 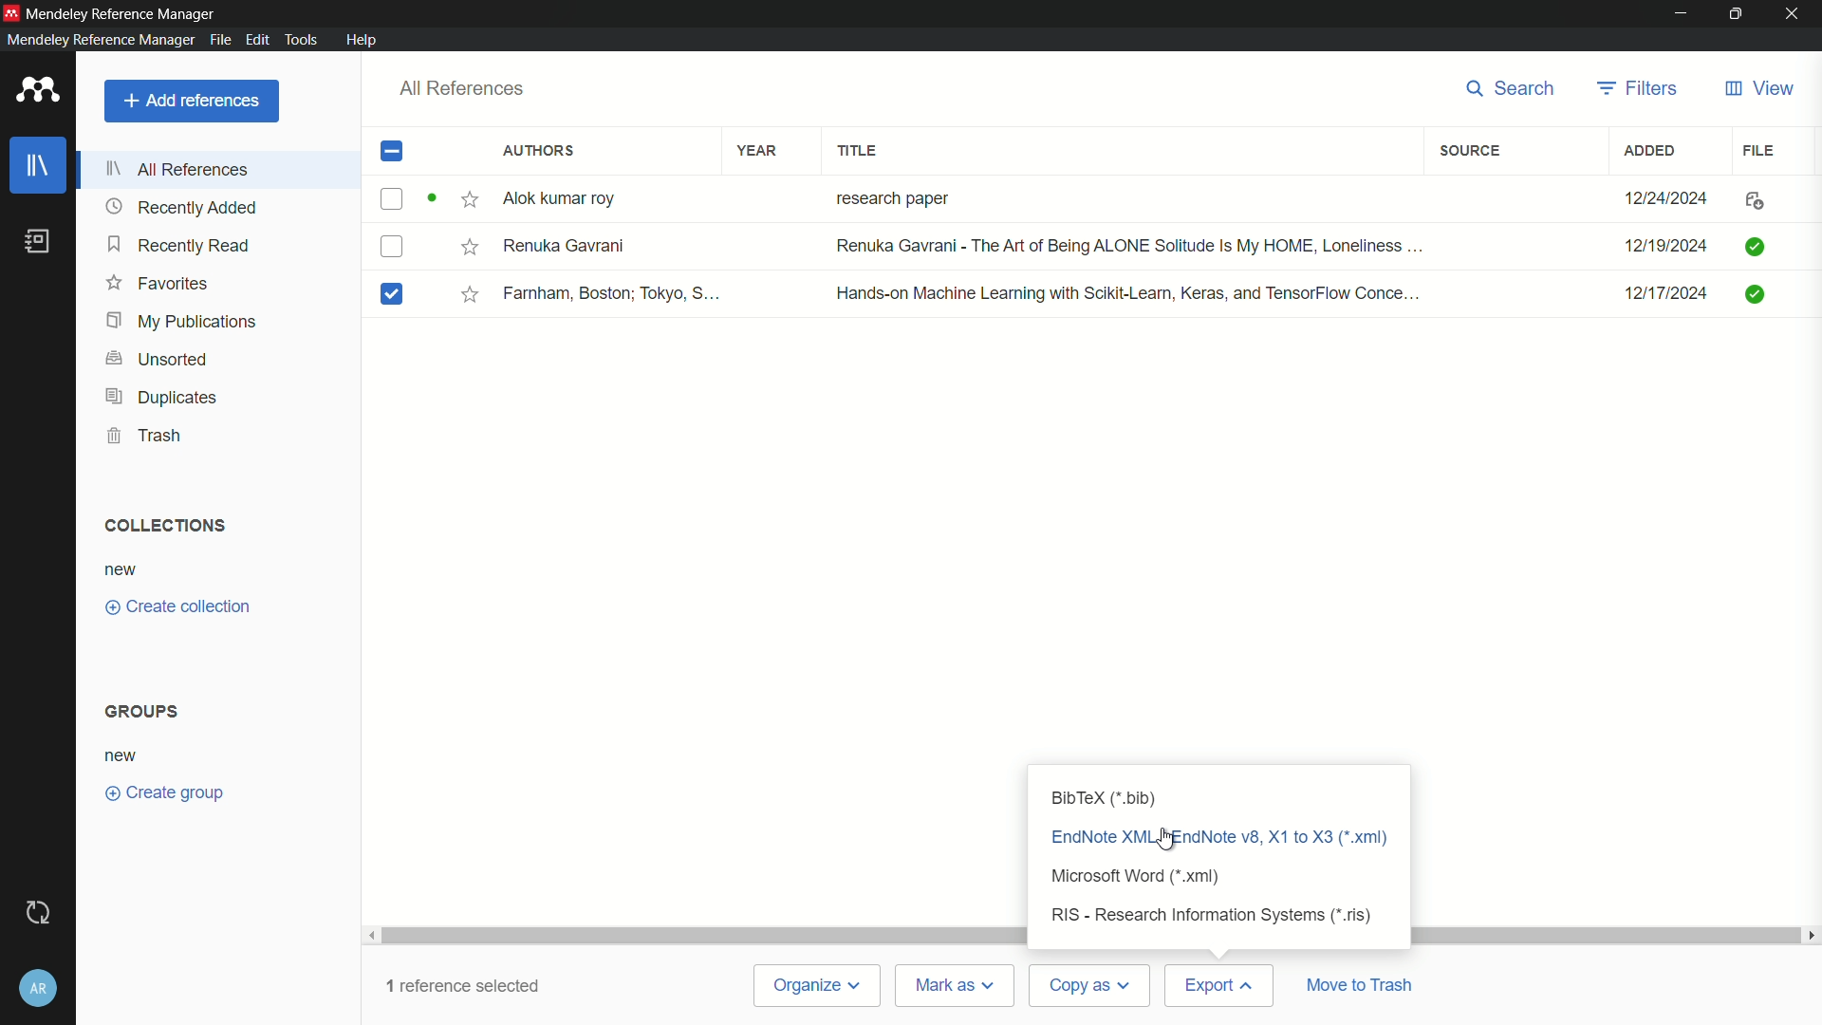 What do you see at coordinates (819, 987) in the screenshot?
I see `organize` at bounding box center [819, 987].